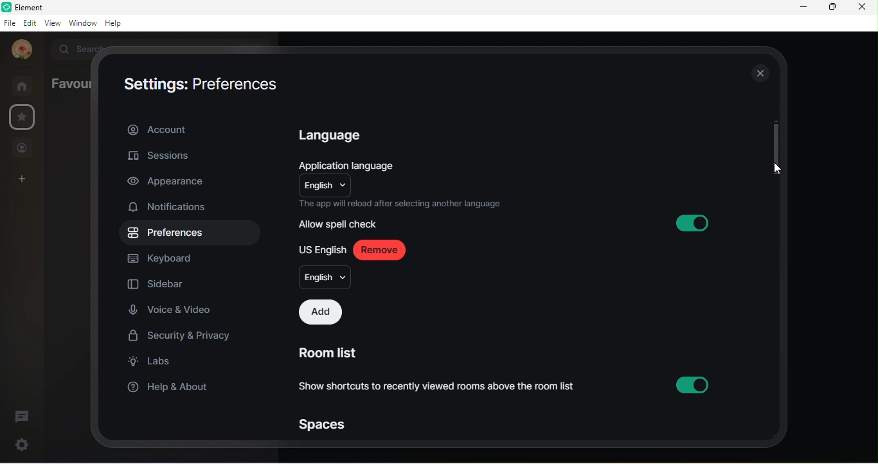 This screenshot has height=464, width=878. Describe the element at coordinates (327, 424) in the screenshot. I see `spaces` at that location.